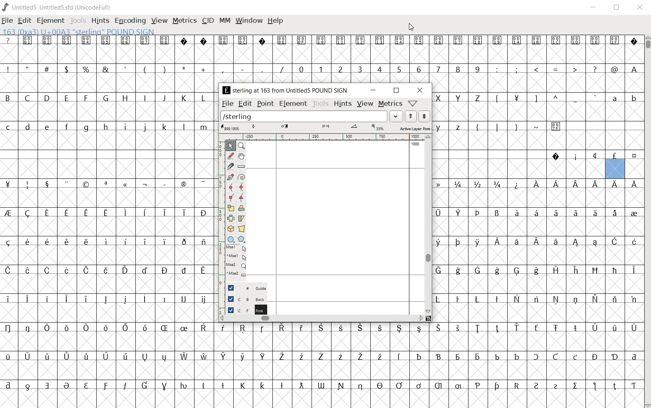 The width and height of the screenshot is (651, 408). Describe the element at coordinates (497, 300) in the screenshot. I see `Symbol` at that location.